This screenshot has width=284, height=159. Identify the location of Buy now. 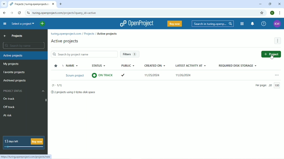
(174, 24).